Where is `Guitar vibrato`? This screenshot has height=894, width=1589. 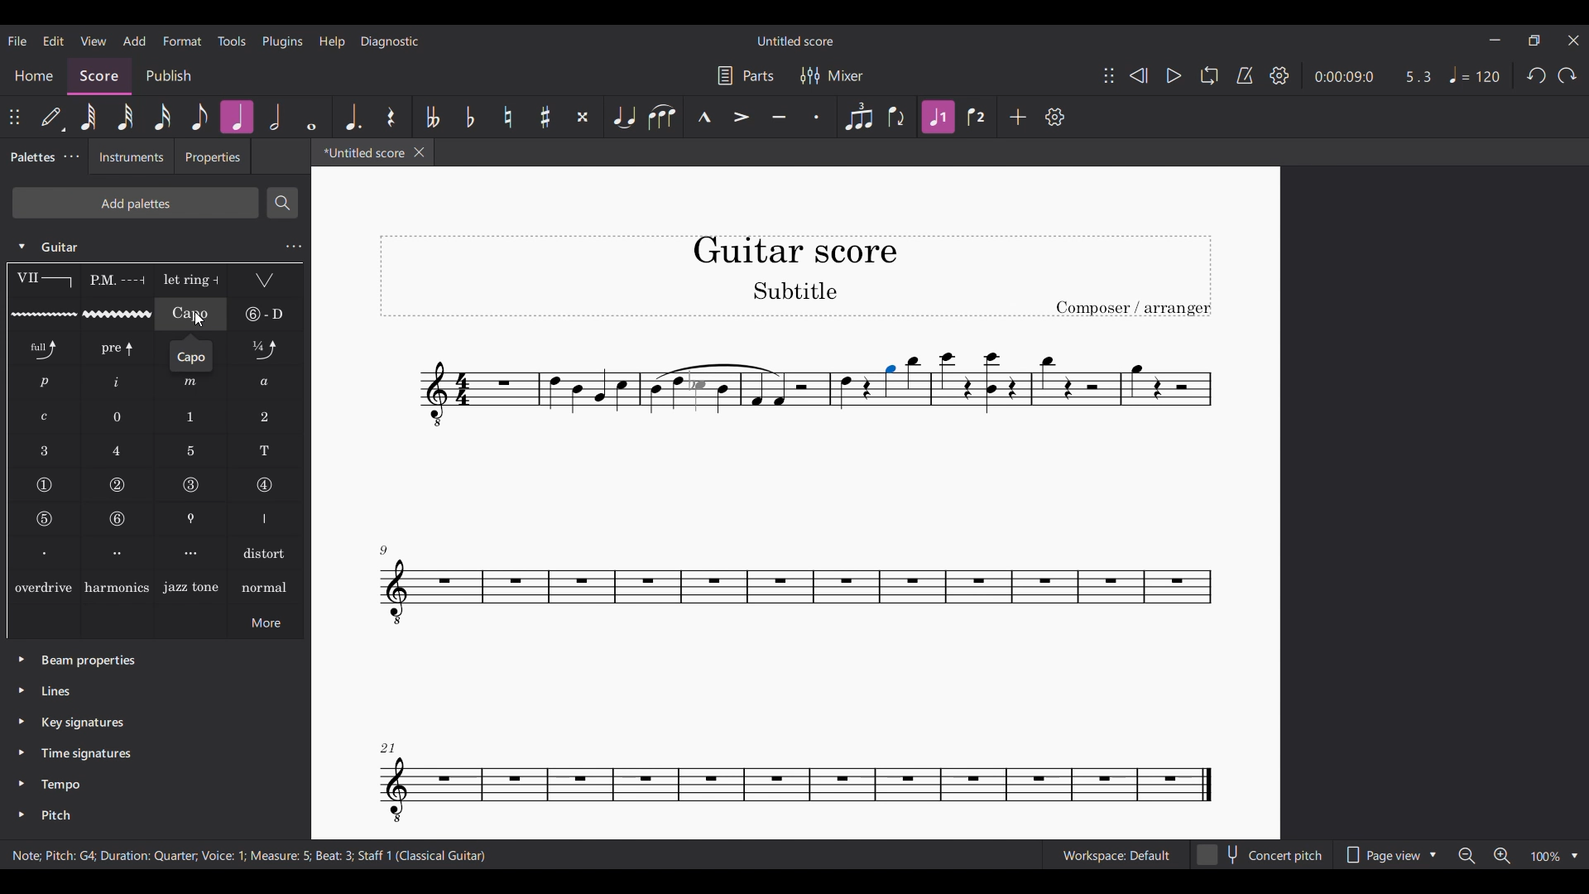 Guitar vibrato is located at coordinates (44, 315).